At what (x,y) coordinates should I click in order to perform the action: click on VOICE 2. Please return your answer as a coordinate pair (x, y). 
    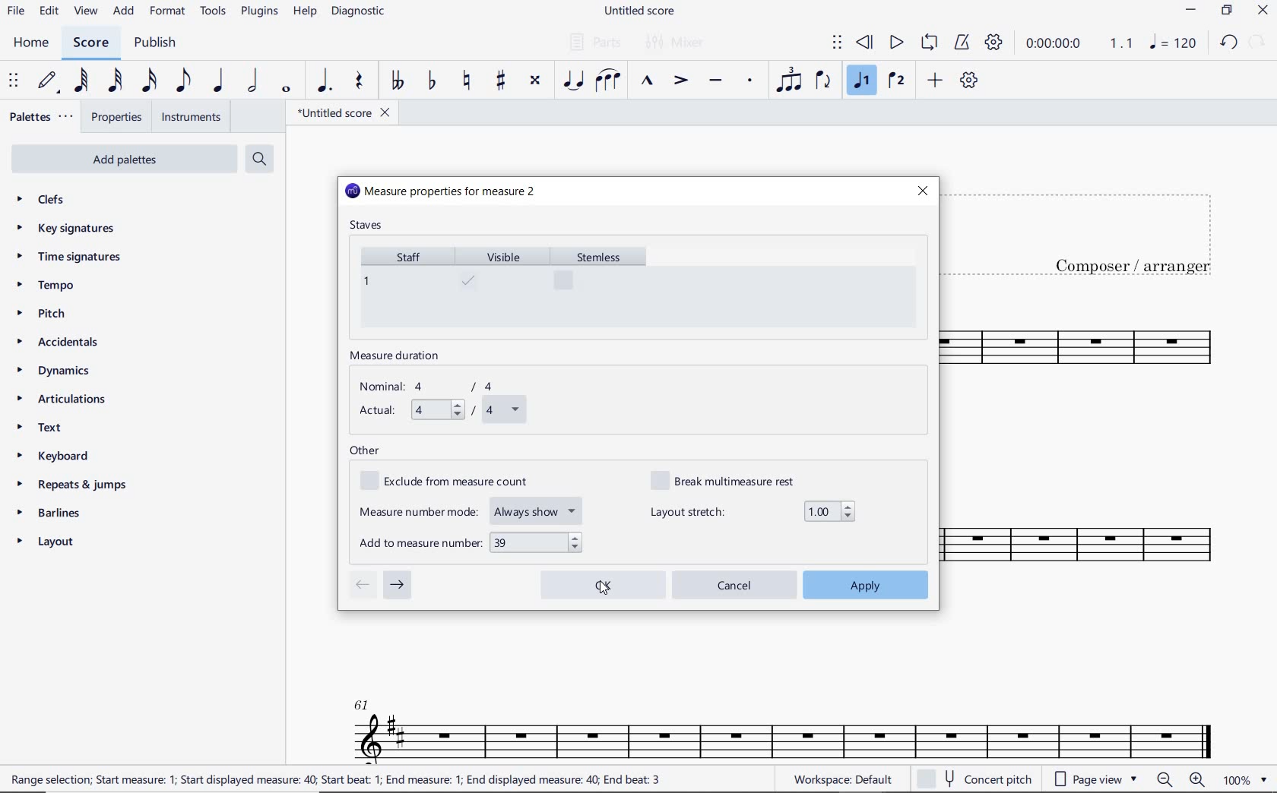
    Looking at the image, I should click on (897, 81).